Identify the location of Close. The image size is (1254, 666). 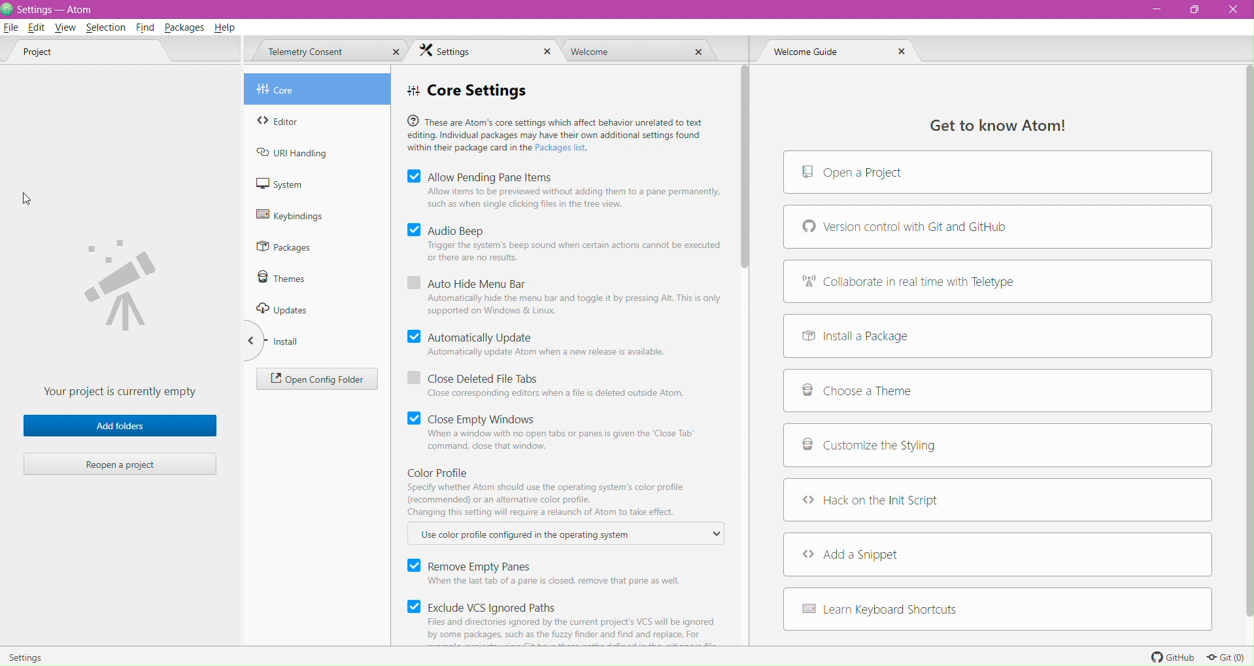
(696, 52).